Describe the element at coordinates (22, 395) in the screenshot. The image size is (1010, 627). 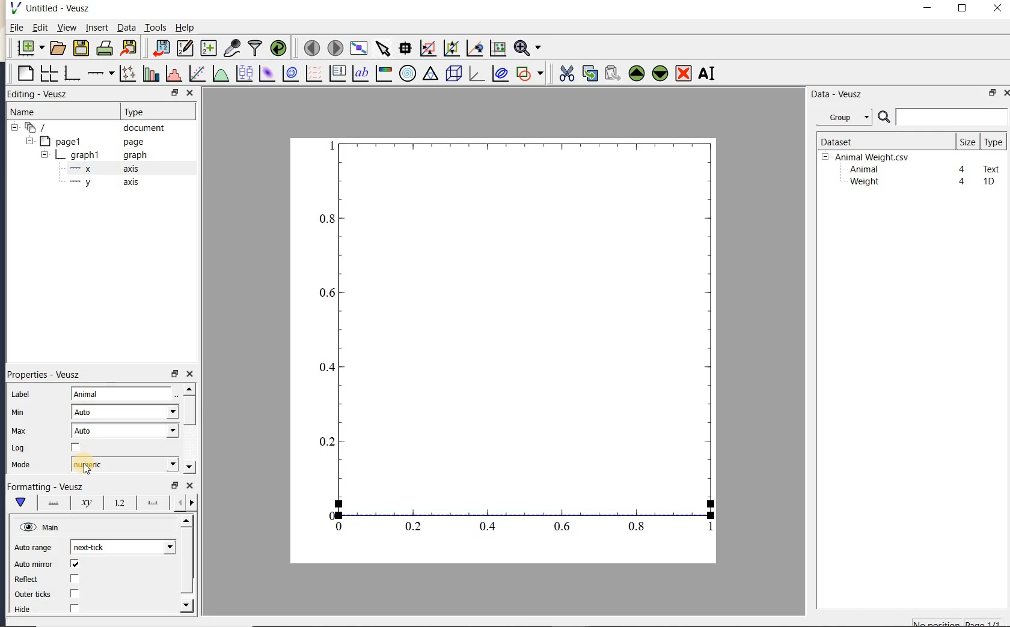
I see `Label` at that location.